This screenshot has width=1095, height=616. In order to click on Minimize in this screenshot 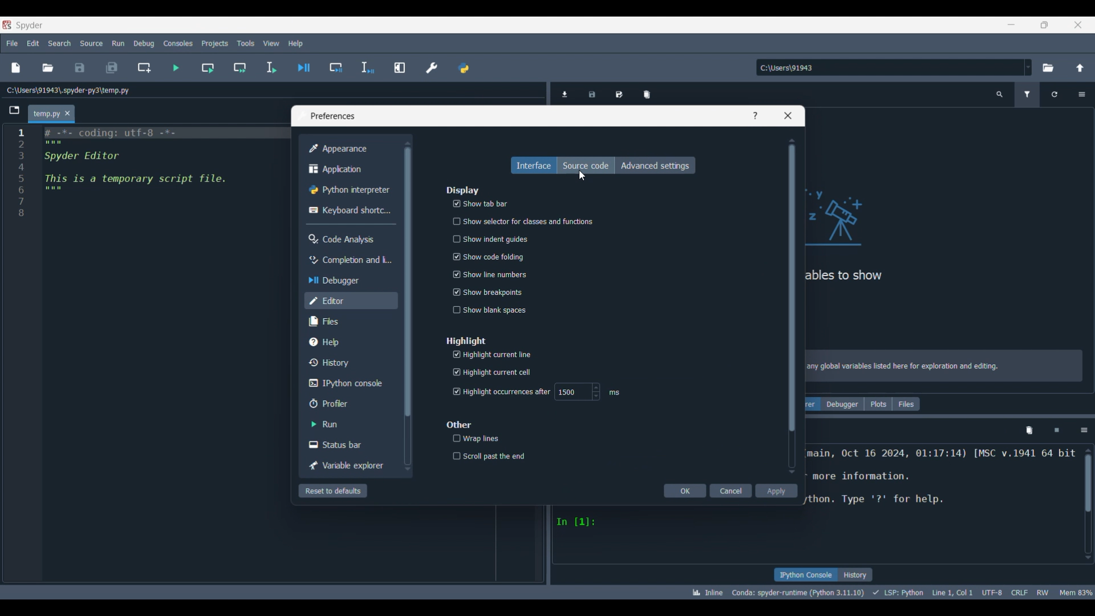, I will do `click(1011, 25)`.